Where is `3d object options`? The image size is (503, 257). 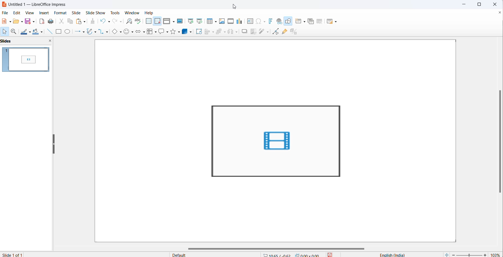 3d object options is located at coordinates (191, 32).